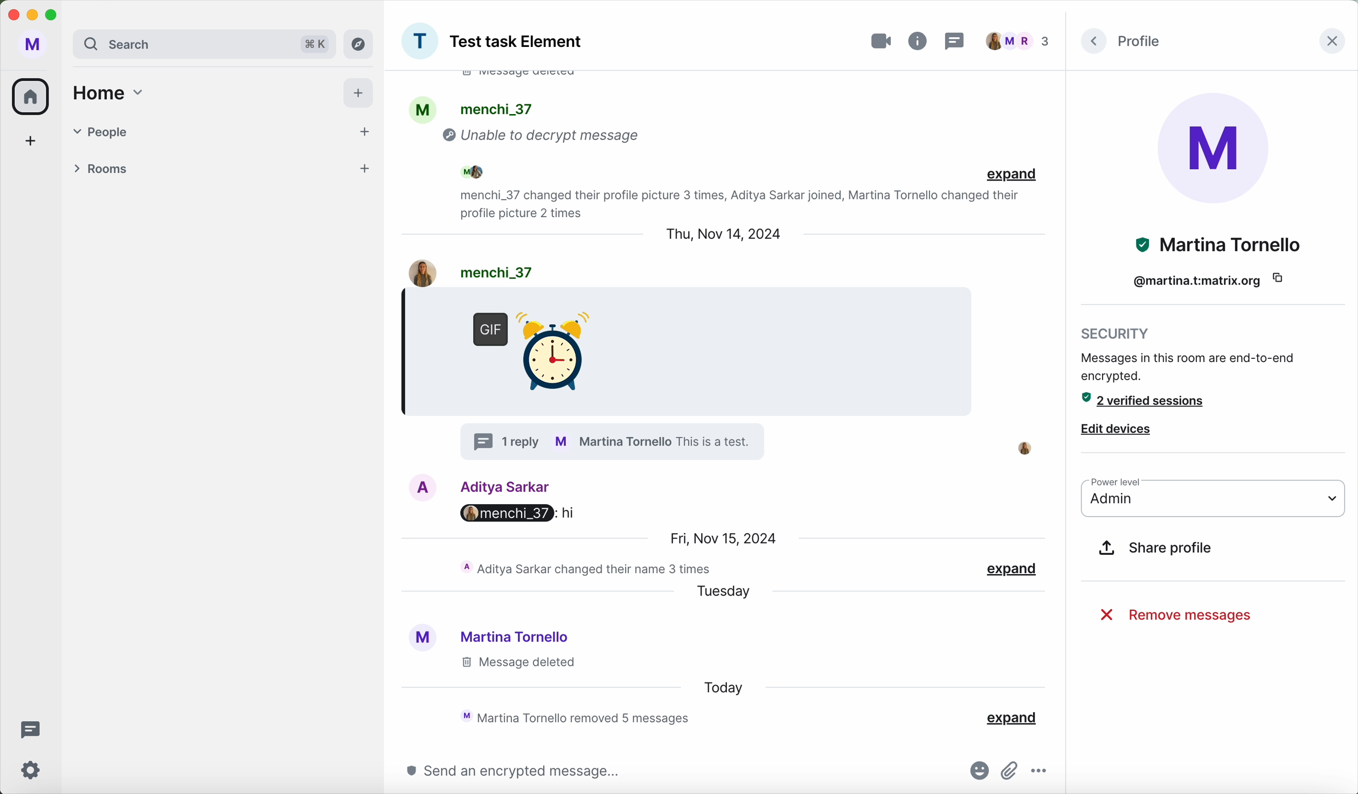 This screenshot has width=1358, height=794. What do you see at coordinates (112, 94) in the screenshot?
I see `home` at bounding box center [112, 94].